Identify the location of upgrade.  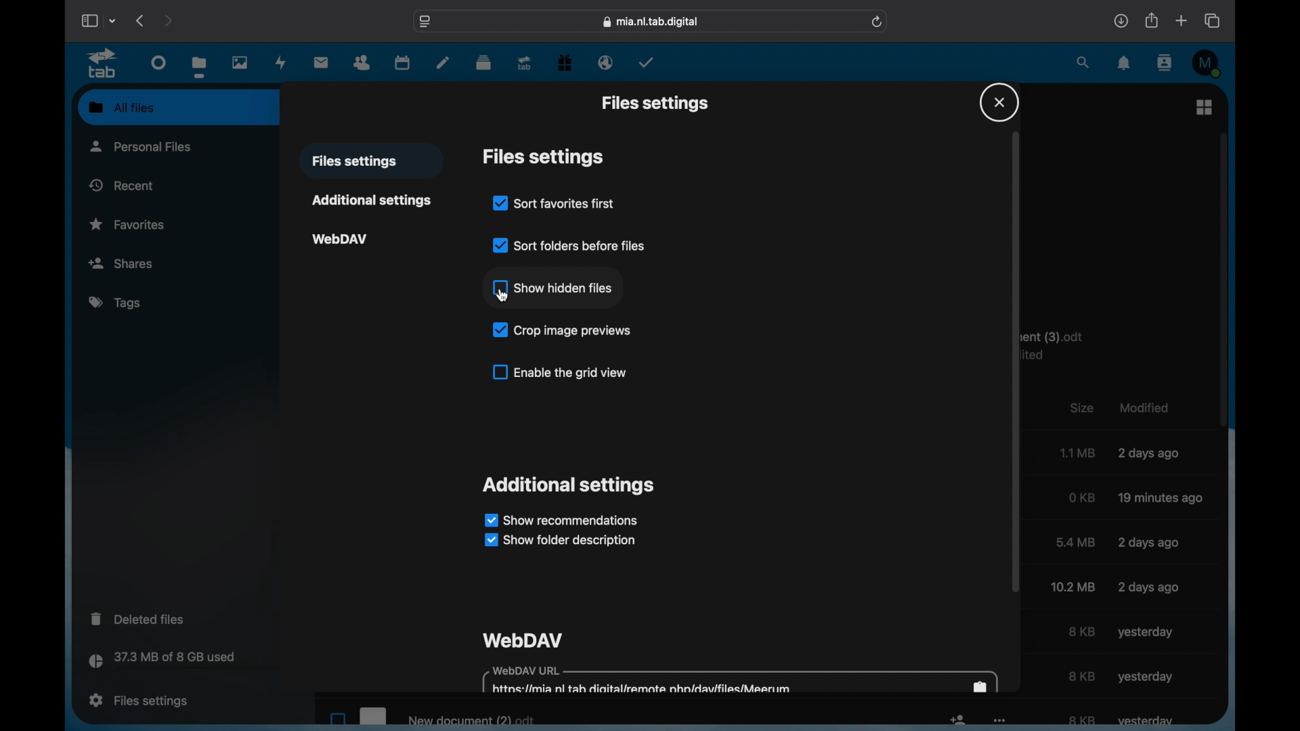
(525, 64).